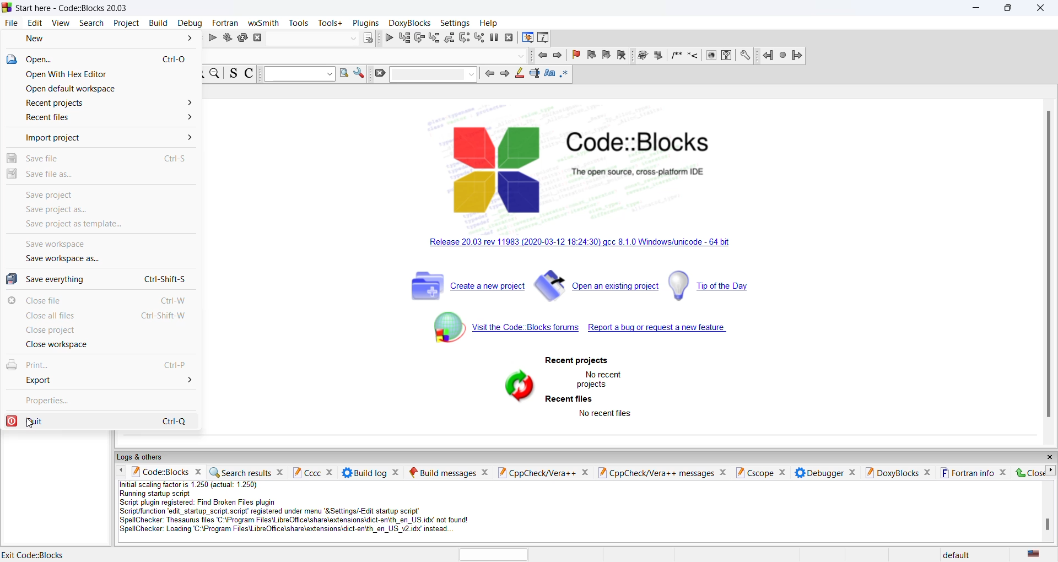 This screenshot has width=1058, height=562. Describe the element at coordinates (966, 473) in the screenshot. I see `fortran info` at that location.